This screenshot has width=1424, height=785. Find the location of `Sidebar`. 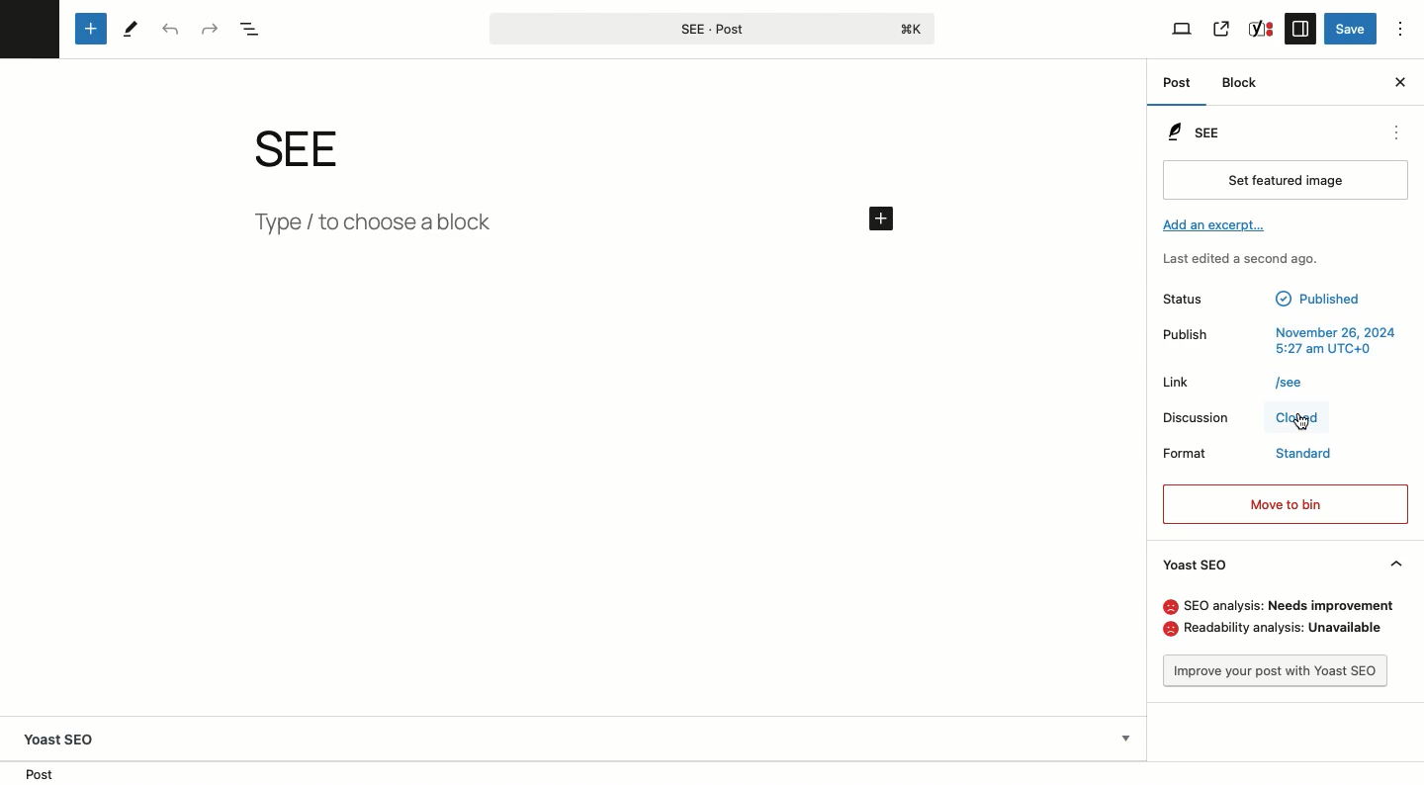

Sidebar is located at coordinates (1302, 29).